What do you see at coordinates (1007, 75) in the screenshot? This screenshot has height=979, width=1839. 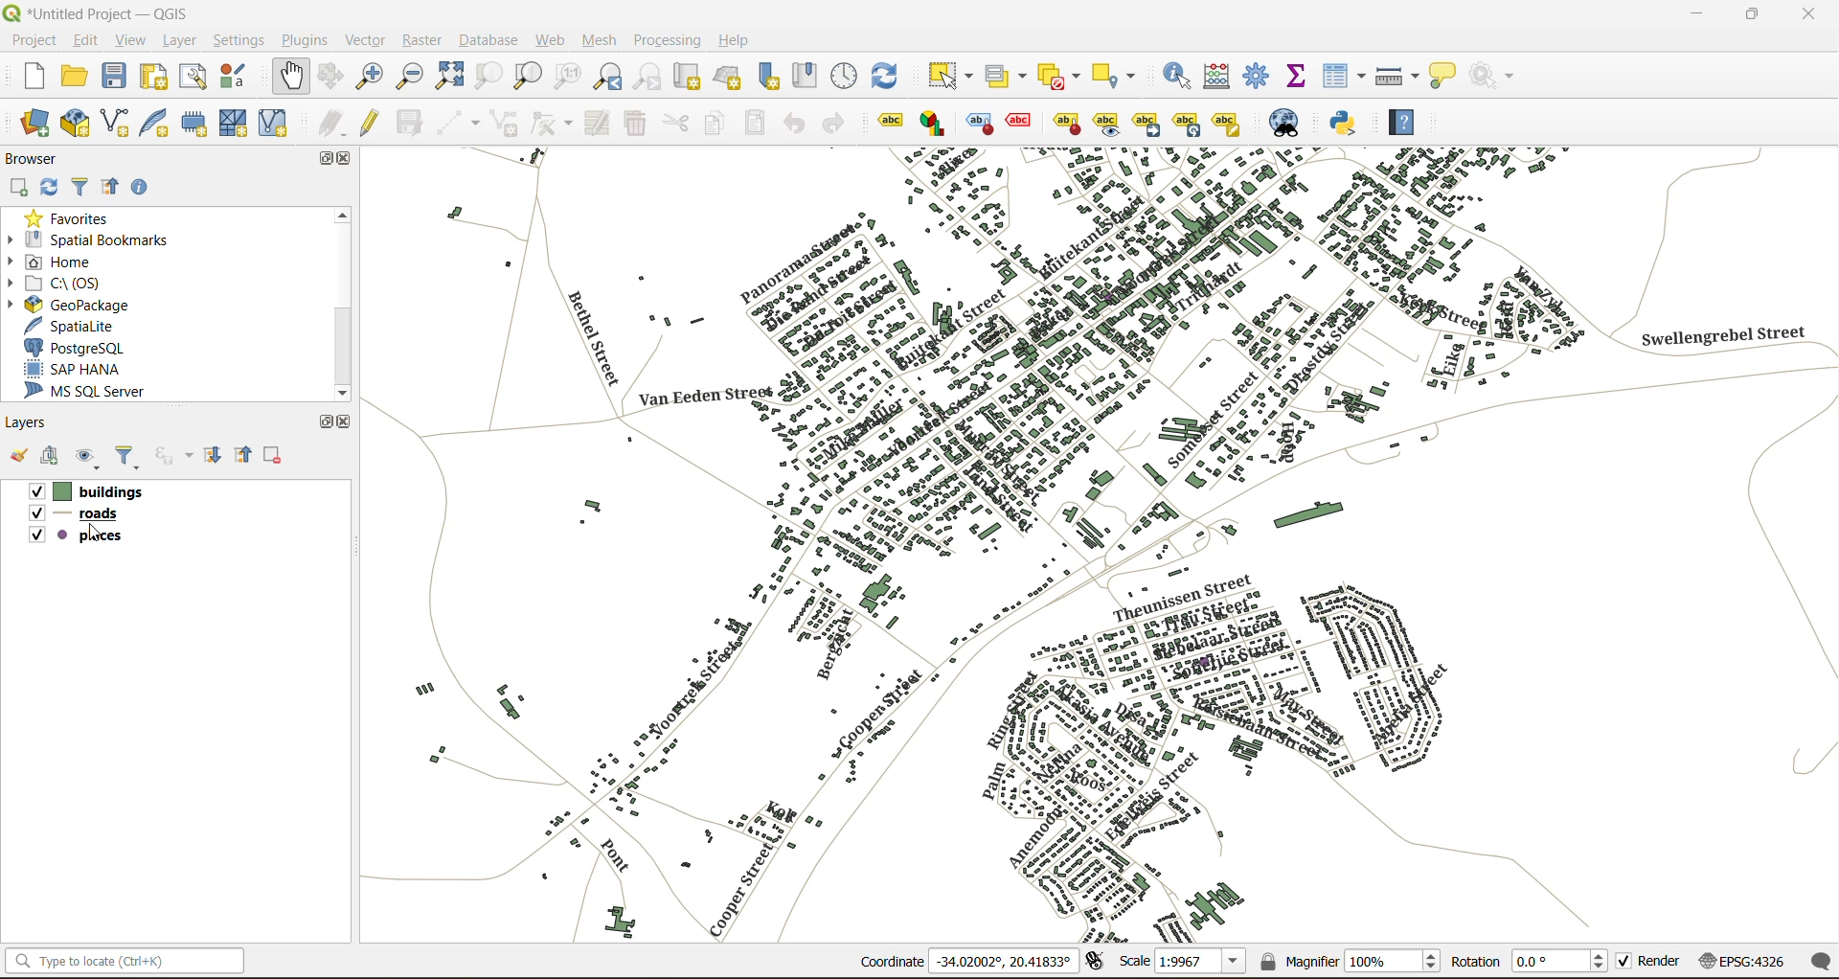 I see `select value` at bounding box center [1007, 75].